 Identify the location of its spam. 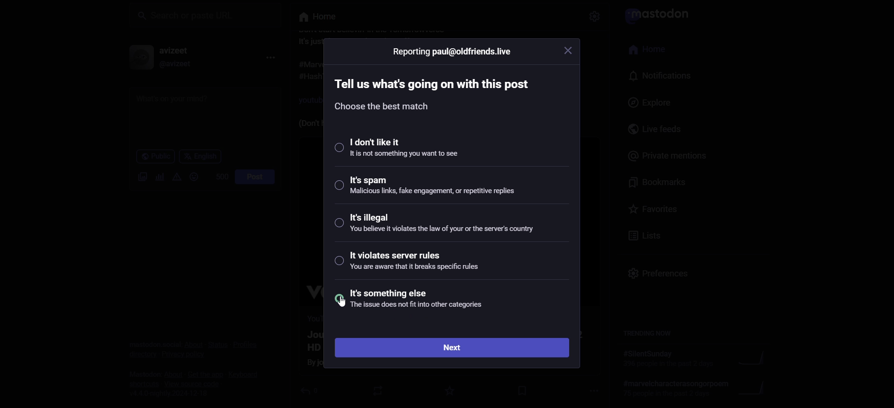
(434, 189).